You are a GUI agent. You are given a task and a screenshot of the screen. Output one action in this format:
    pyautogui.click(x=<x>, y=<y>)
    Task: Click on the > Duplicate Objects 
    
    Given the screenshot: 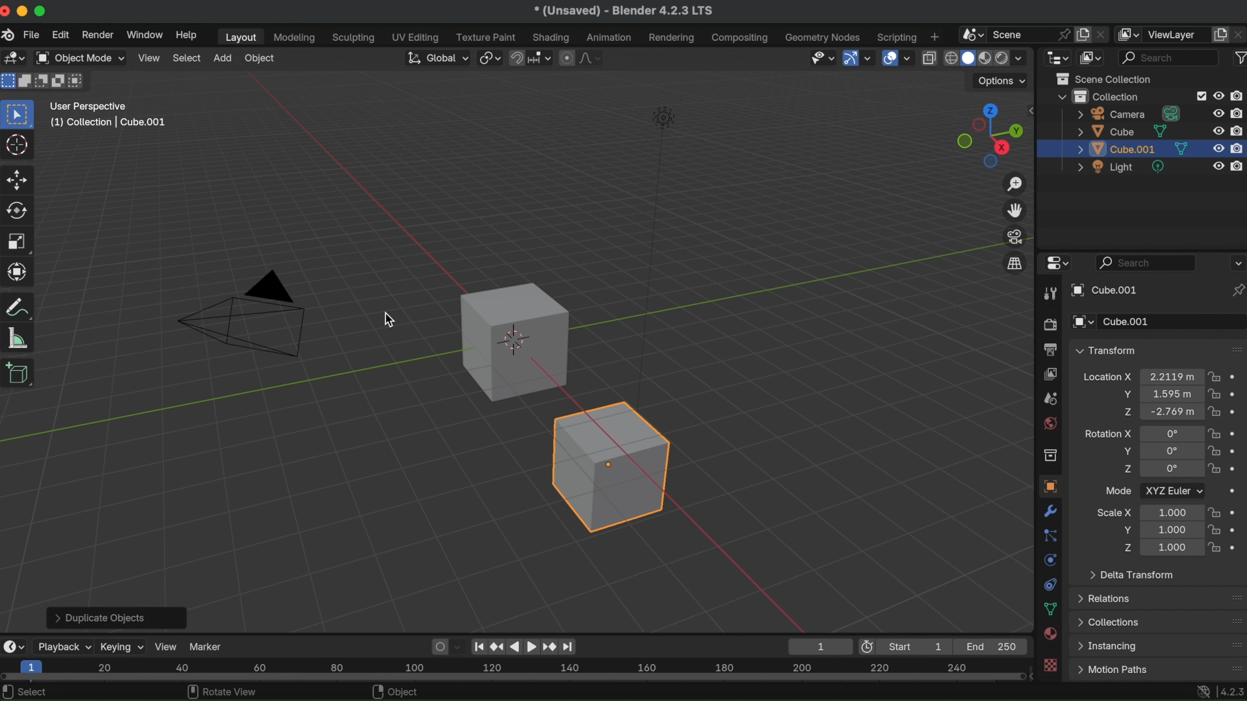 What is the action you would take?
    pyautogui.click(x=119, y=618)
    